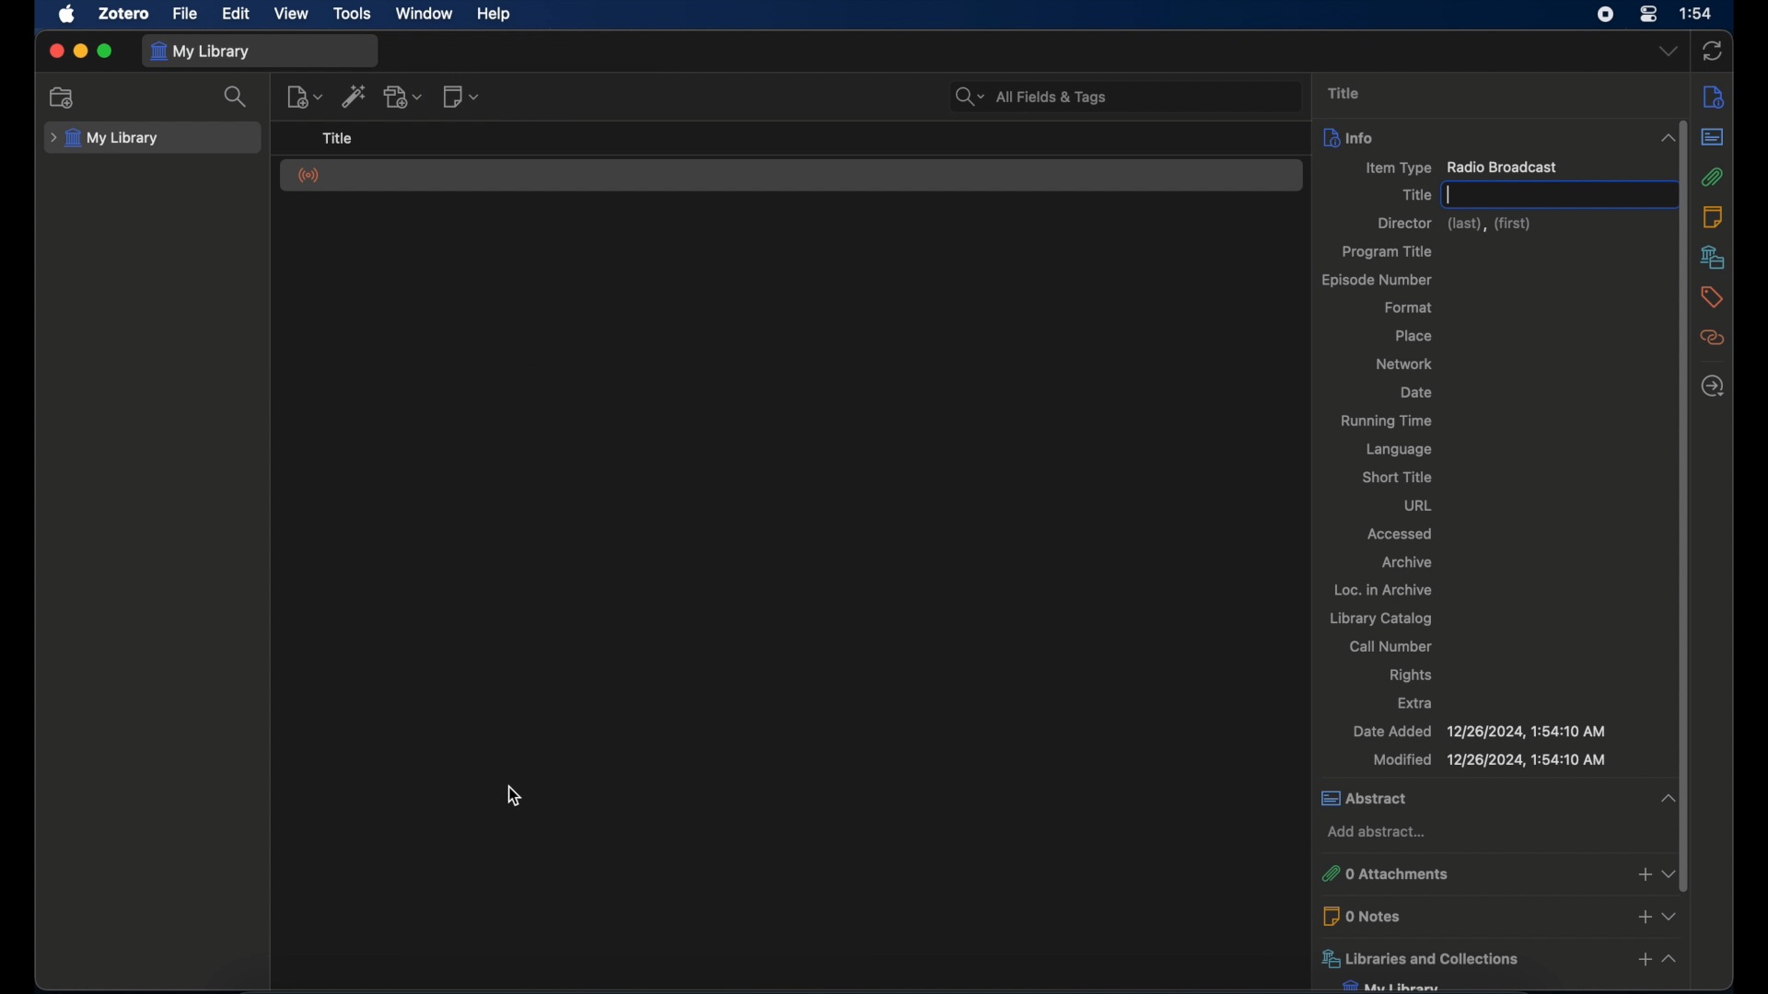  Describe the element at coordinates (1698, 15) in the screenshot. I see `1:54` at that location.